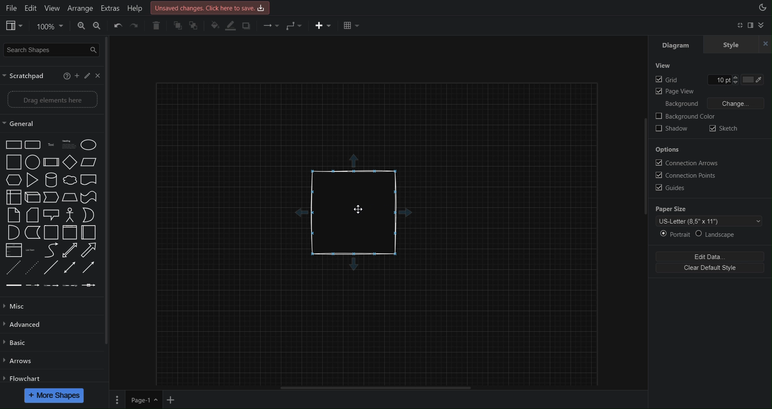  What do you see at coordinates (689, 175) in the screenshot?
I see `Connection Points` at bounding box center [689, 175].